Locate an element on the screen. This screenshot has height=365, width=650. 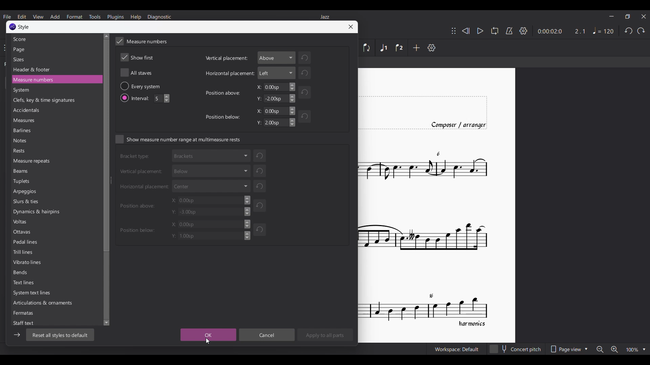
Position below is located at coordinates (225, 118).